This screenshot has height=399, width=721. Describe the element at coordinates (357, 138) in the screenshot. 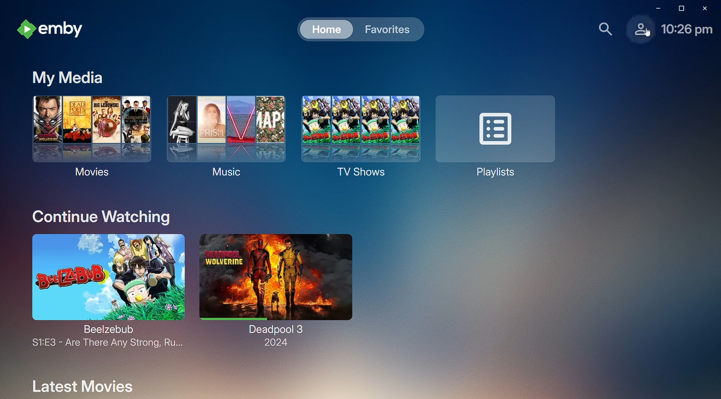

I see `TV Shows` at that location.